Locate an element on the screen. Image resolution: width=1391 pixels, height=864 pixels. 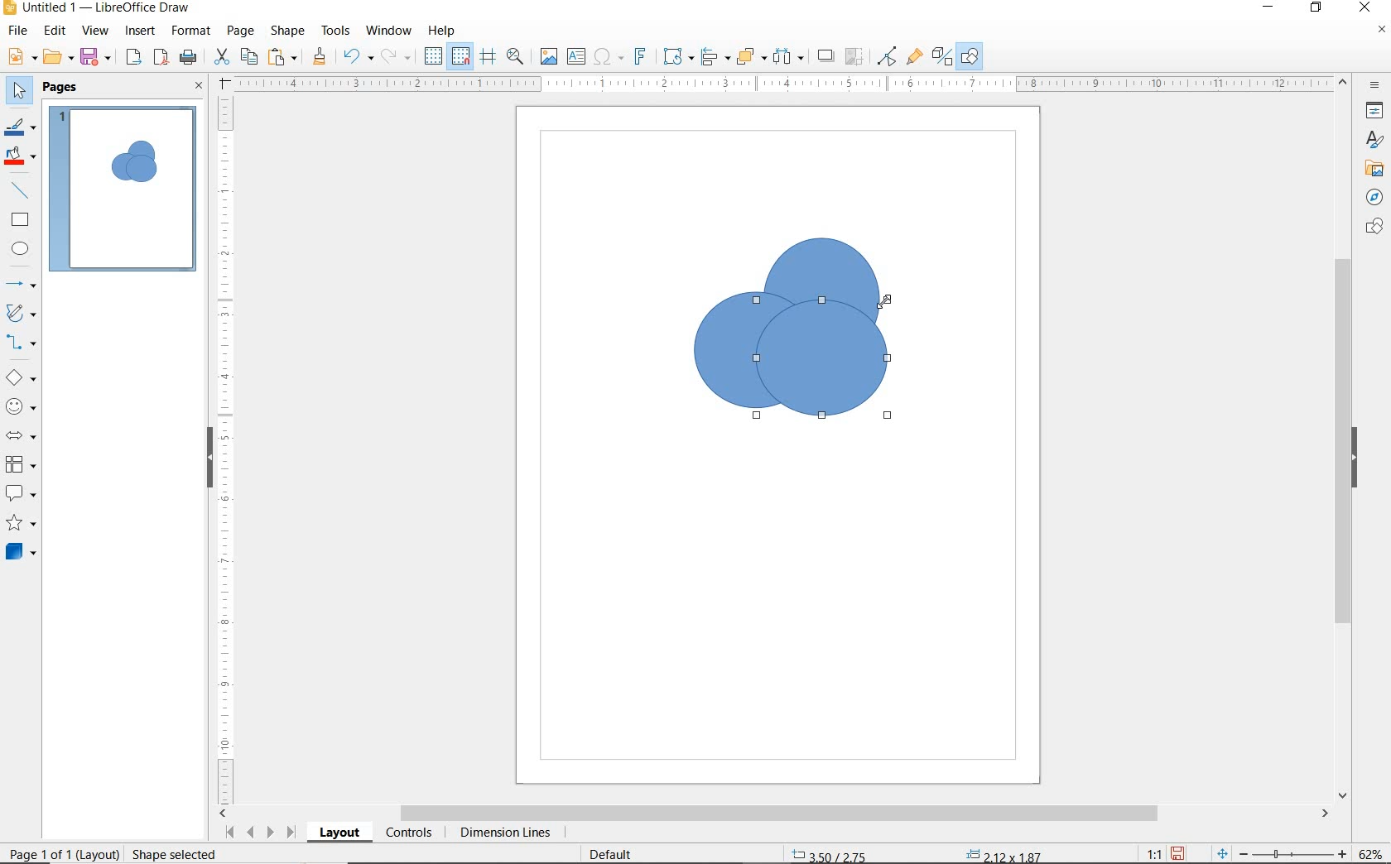
ELLIPSE TOOL is located at coordinates (759, 418).